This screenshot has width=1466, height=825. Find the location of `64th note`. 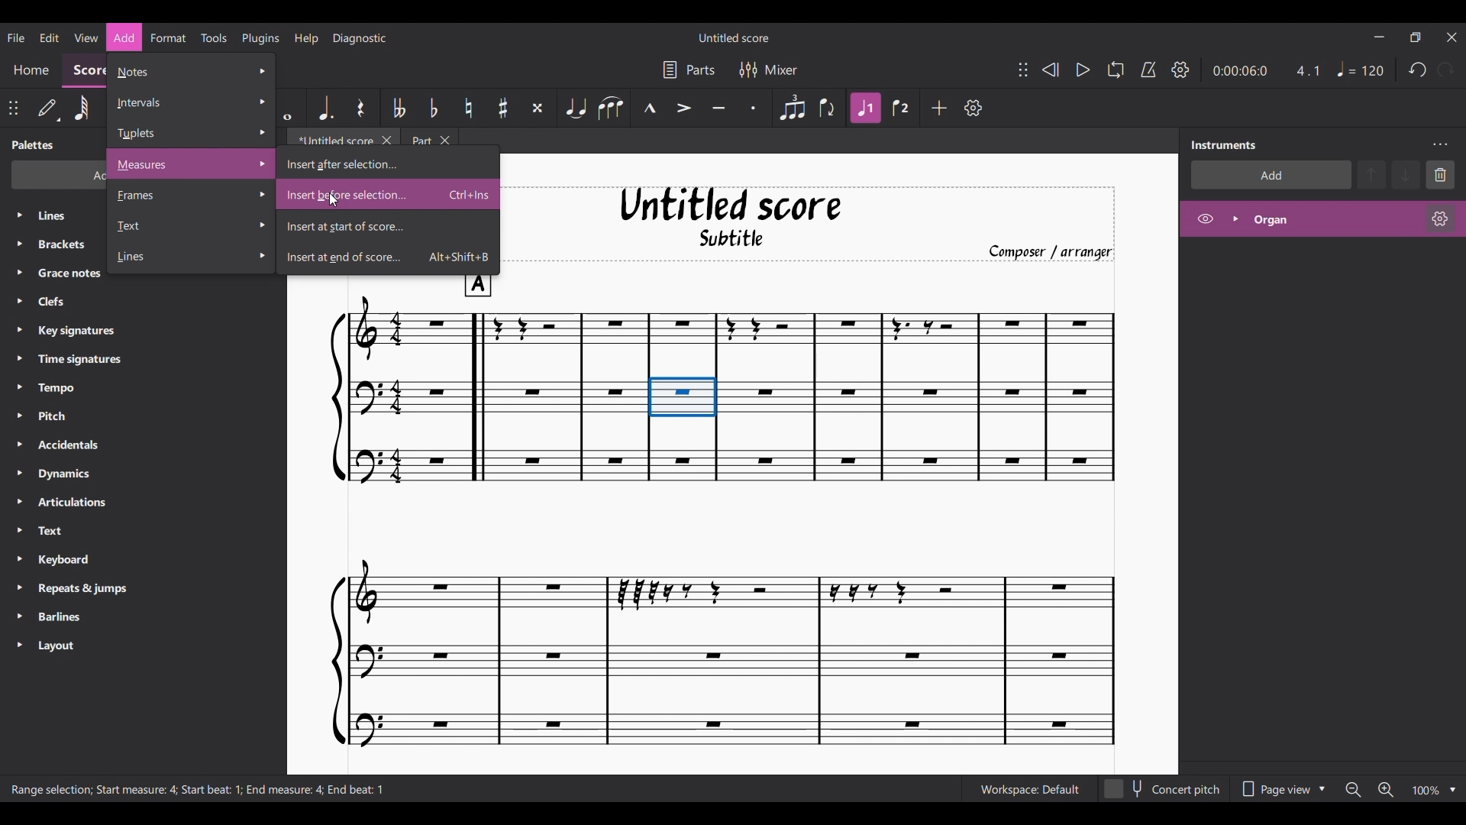

64th note is located at coordinates (82, 108).